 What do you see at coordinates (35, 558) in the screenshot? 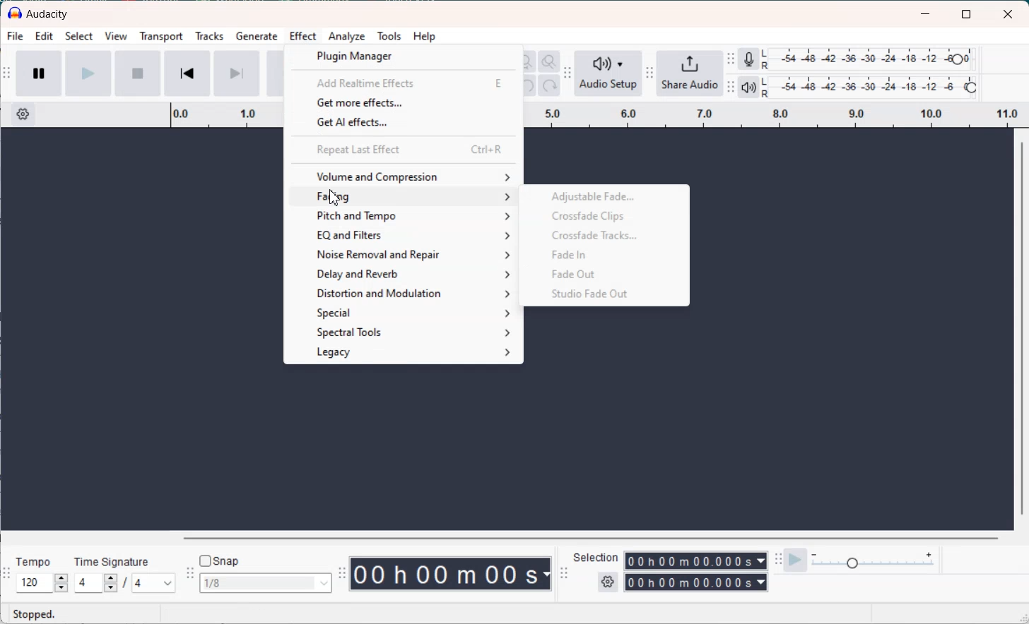
I see `Tempo` at bounding box center [35, 558].